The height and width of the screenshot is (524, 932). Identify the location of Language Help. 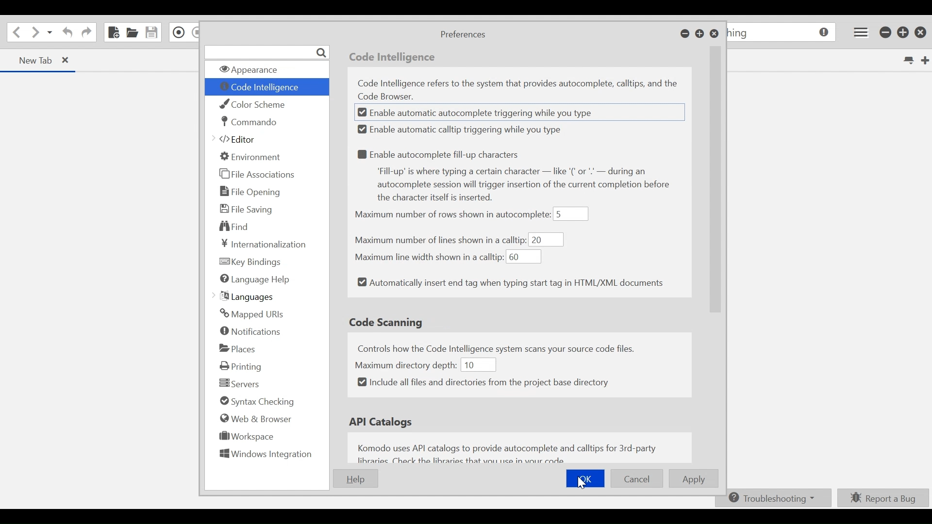
(255, 280).